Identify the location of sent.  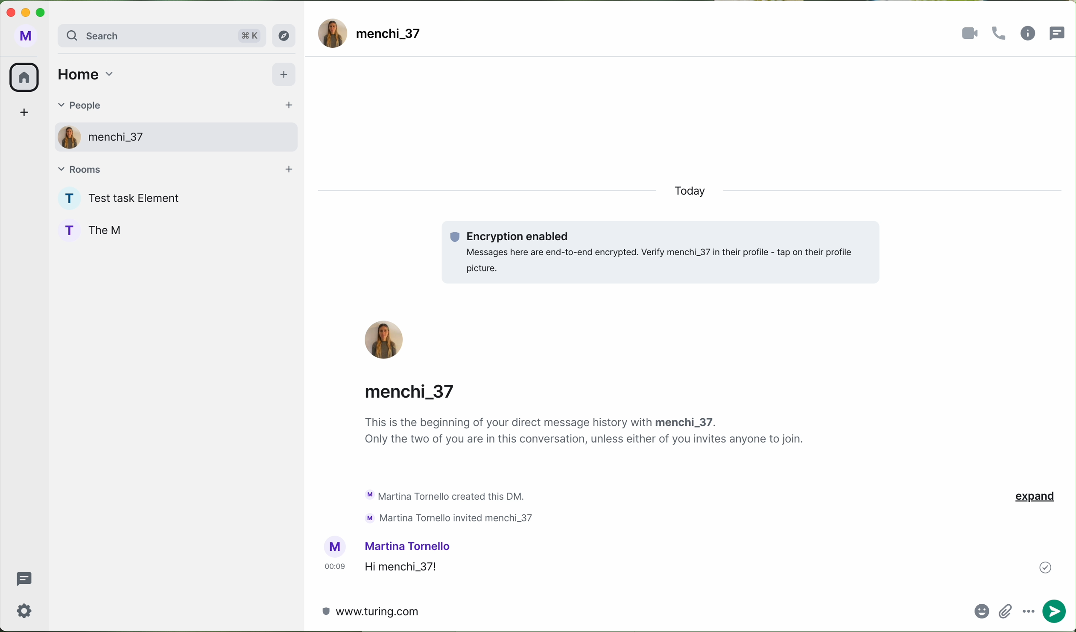
(1046, 568).